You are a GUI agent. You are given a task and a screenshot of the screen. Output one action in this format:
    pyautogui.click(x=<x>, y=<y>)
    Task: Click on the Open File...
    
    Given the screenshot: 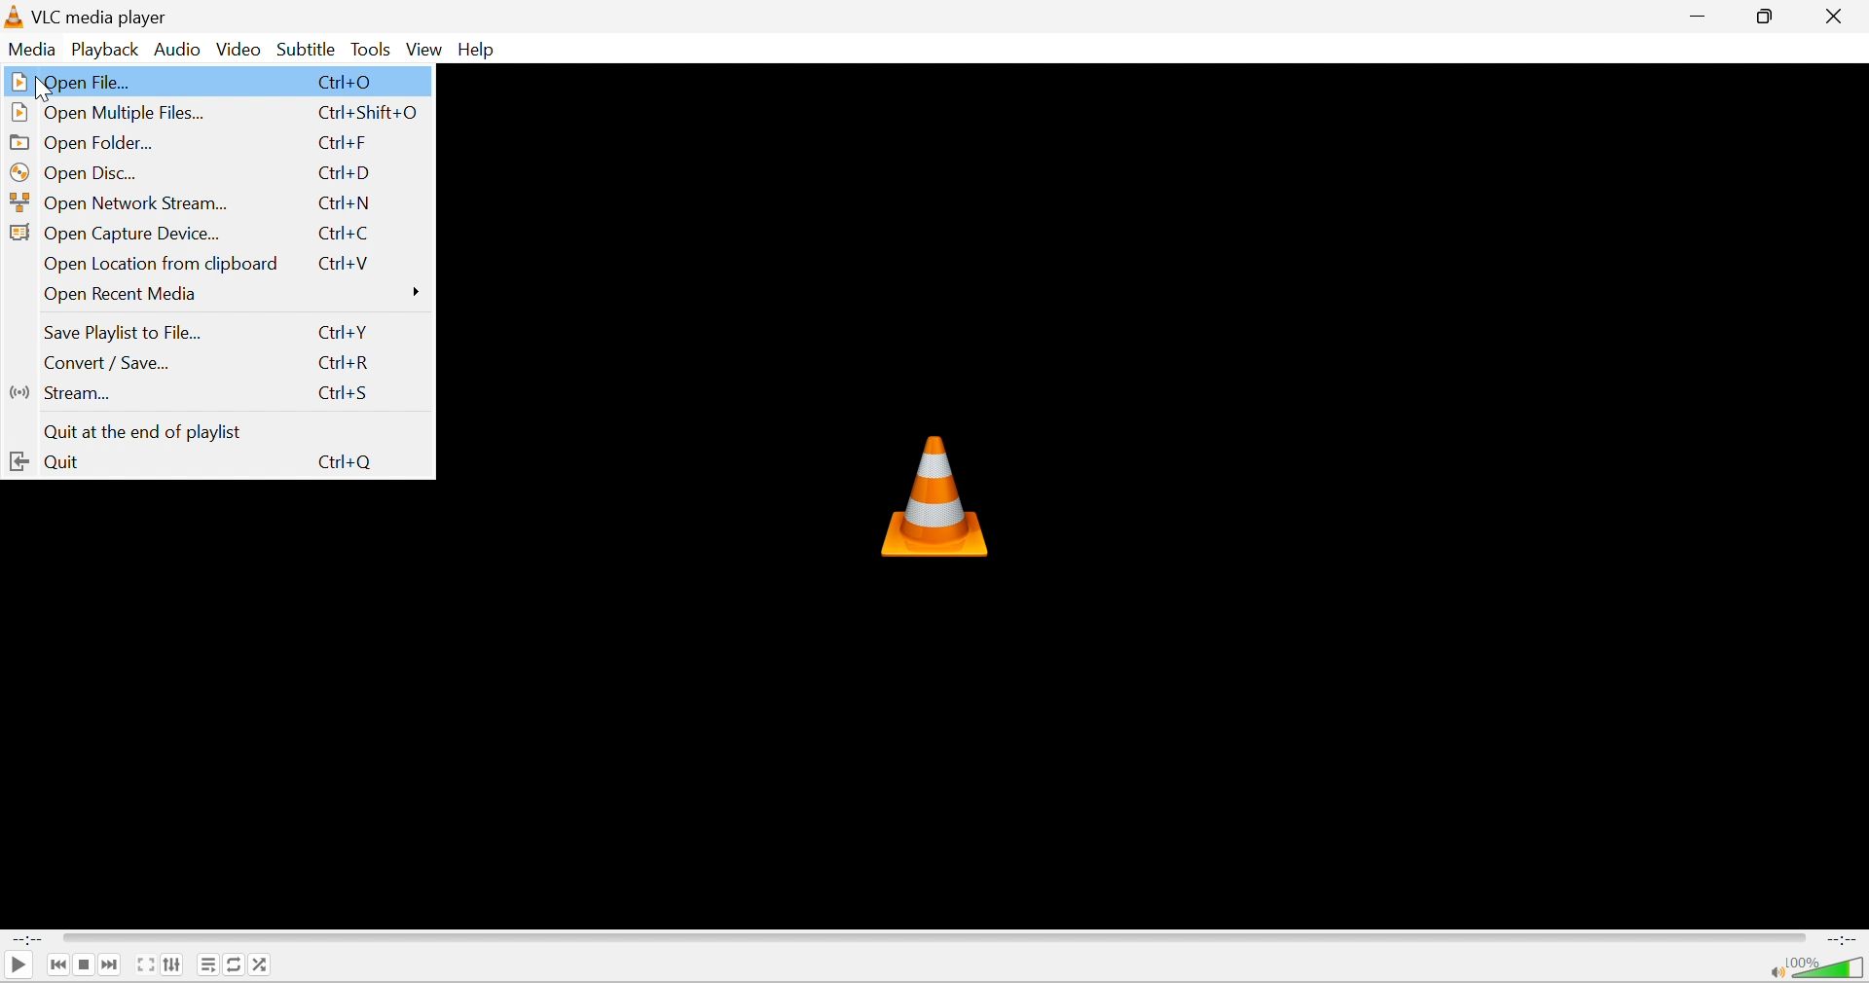 What is the action you would take?
    pyautogui.click(x=69, y=82)
    